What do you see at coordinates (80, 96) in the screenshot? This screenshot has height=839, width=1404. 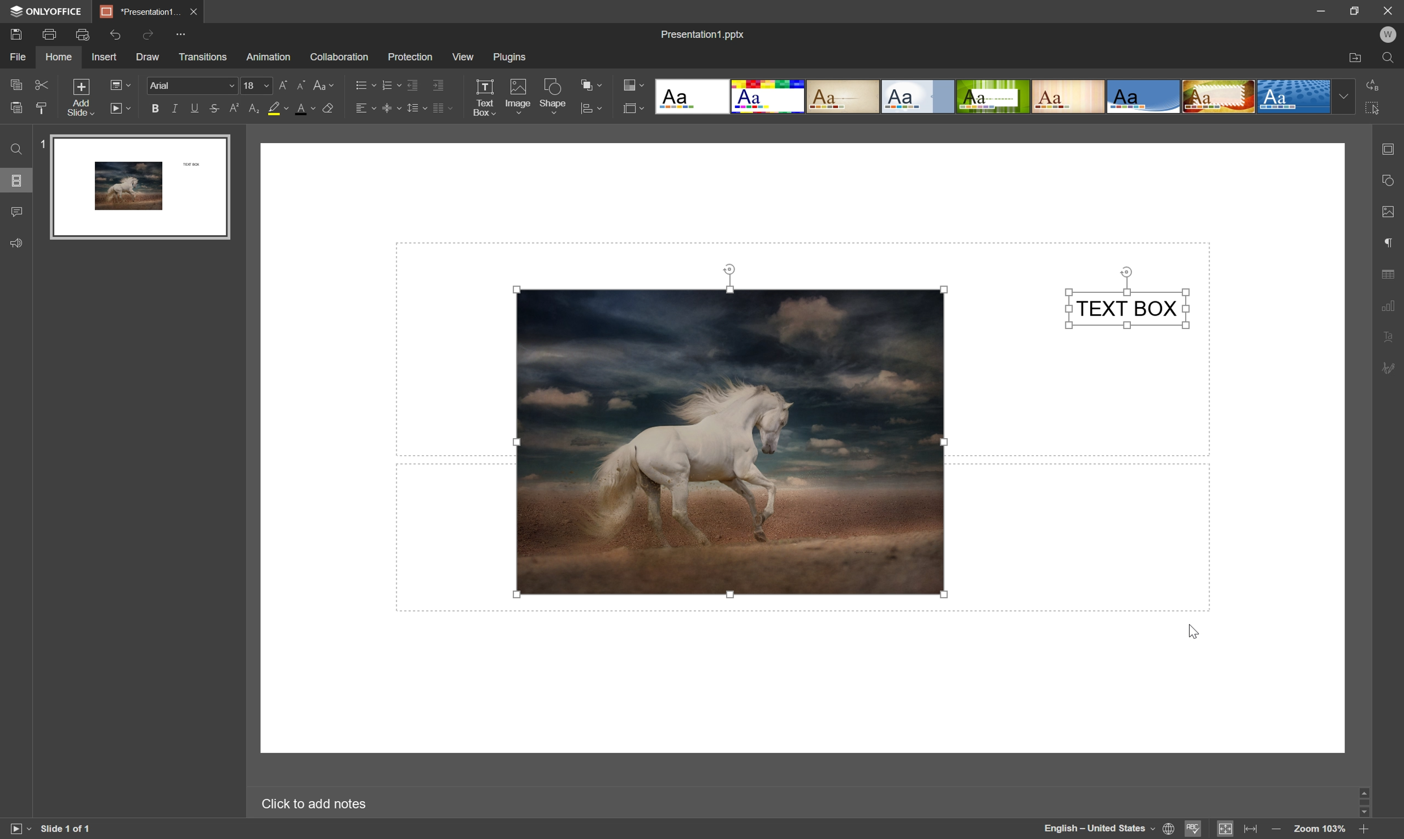 I see `add slide` at bounding box center [80, 96].